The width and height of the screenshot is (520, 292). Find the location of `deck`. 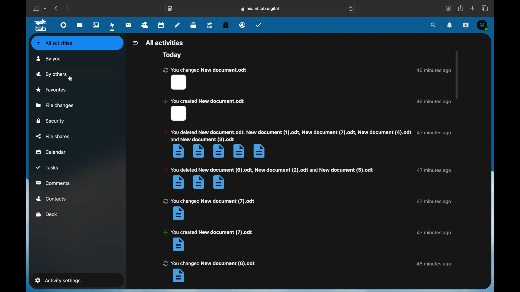

deck is located at coordinates (47, 214).